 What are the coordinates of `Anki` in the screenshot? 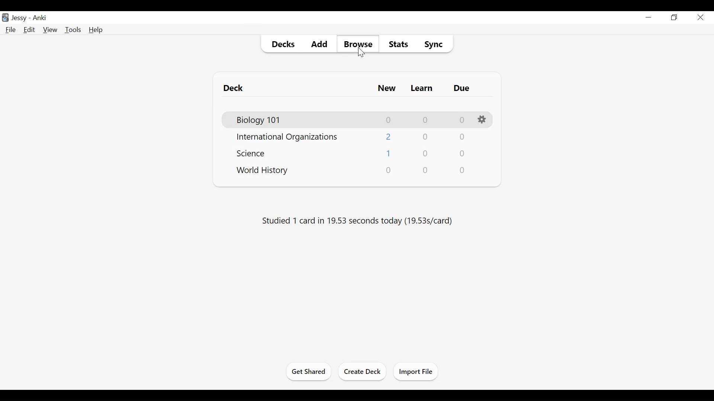 It's located at (40, 19).